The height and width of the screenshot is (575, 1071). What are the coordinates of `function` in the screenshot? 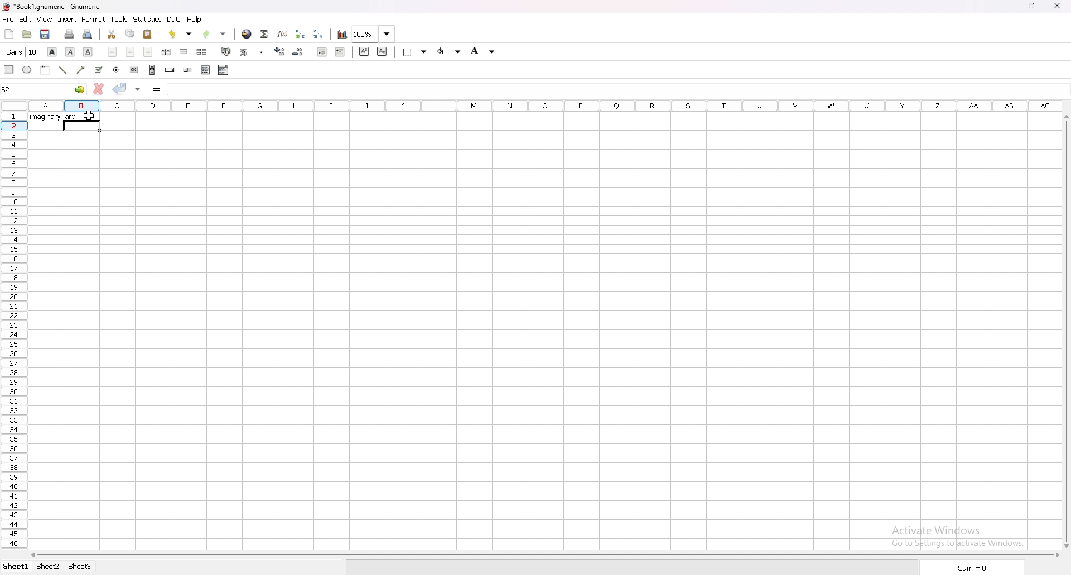 It's located at (283, 33).